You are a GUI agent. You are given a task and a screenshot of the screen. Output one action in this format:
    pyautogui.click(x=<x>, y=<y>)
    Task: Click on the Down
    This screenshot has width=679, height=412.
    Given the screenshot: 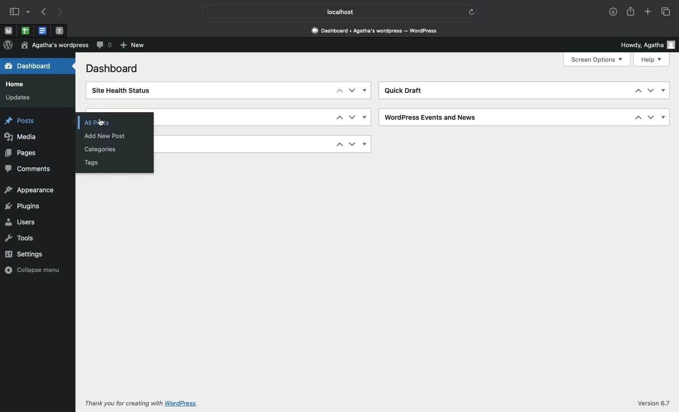 What is the action you would take?
    pyautogui.click(x=651, y=117)
    